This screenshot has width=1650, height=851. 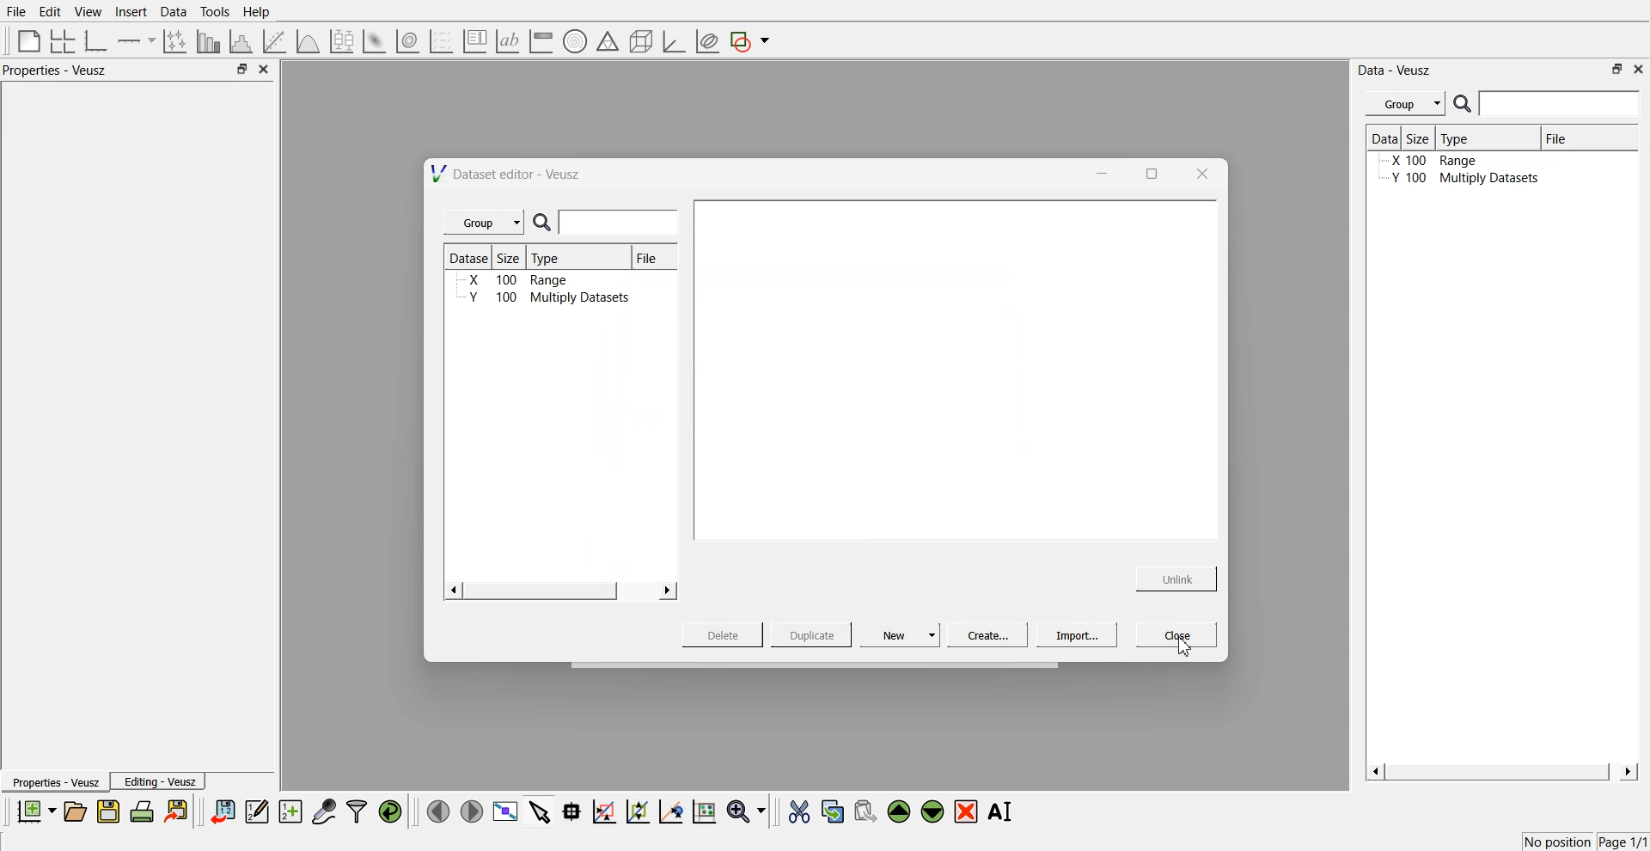 I want to click on close, so click(x=265, y=70).